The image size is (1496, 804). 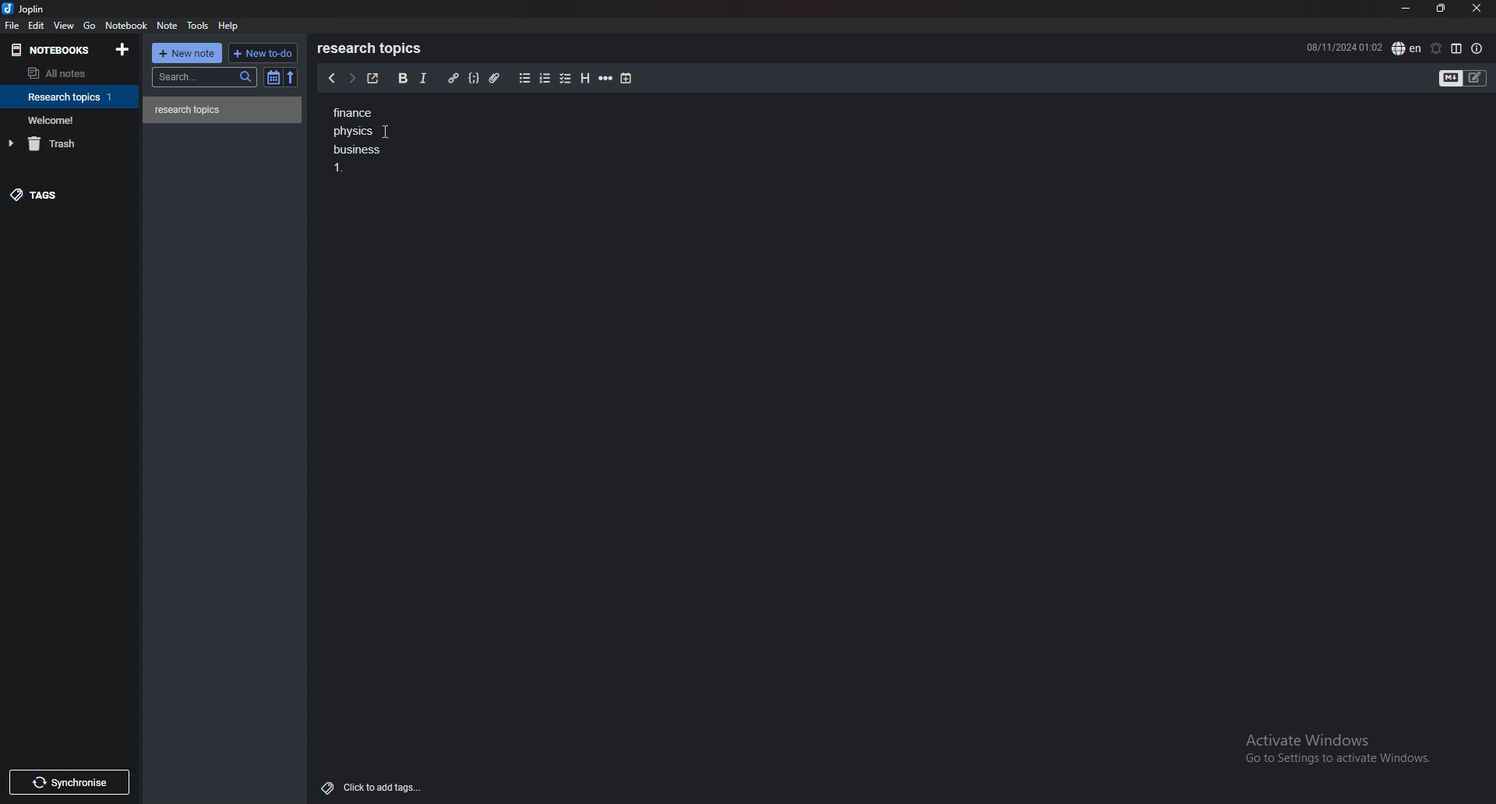 What do you see at coordinates (1406, 48) in the screenshot?
I see `spell check` at bounding box center [1406, 48].